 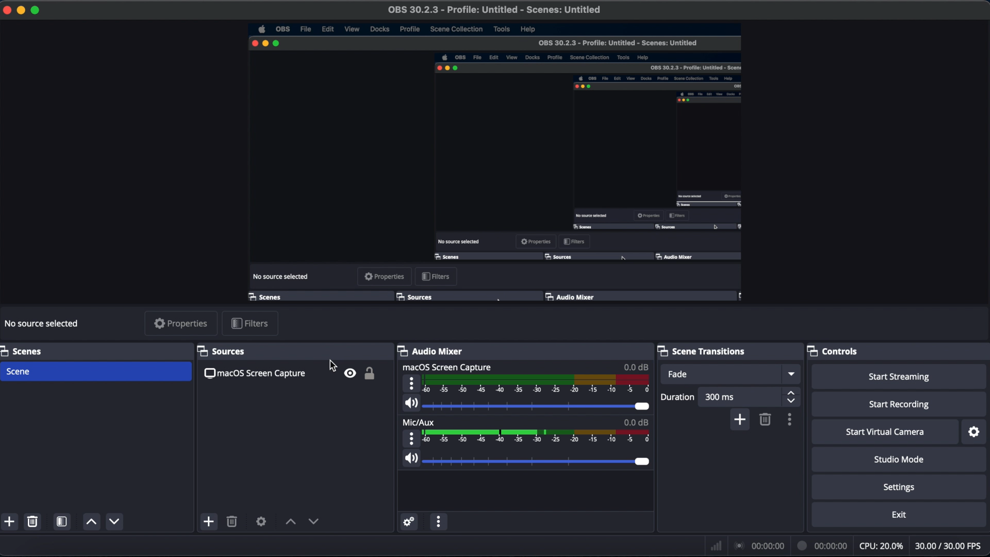 I want to click on recording elapsed time, so click(x=823, y=546).